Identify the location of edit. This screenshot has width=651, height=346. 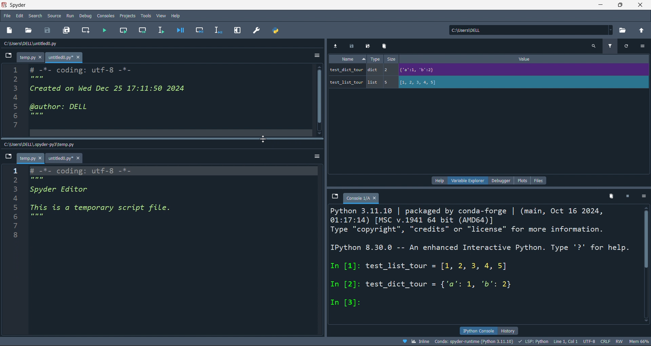
(20, 16).